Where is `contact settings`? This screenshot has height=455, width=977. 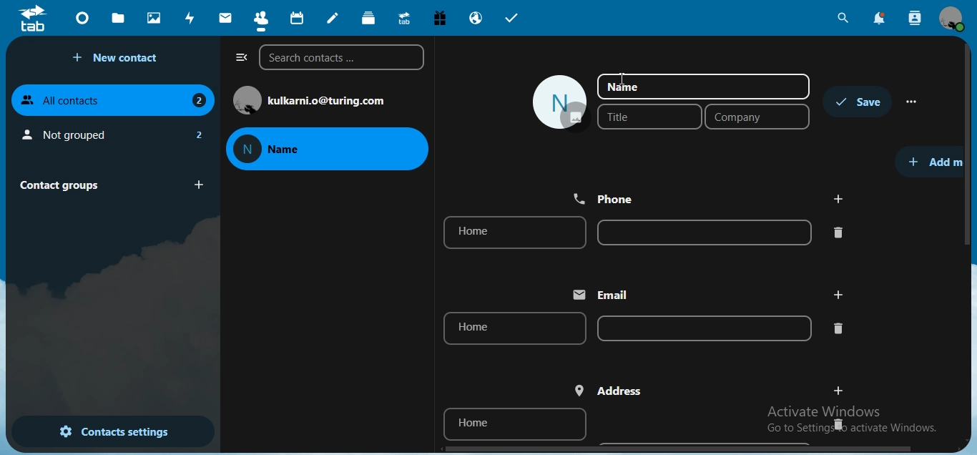
contact settings is located at coordinates (115, 430).